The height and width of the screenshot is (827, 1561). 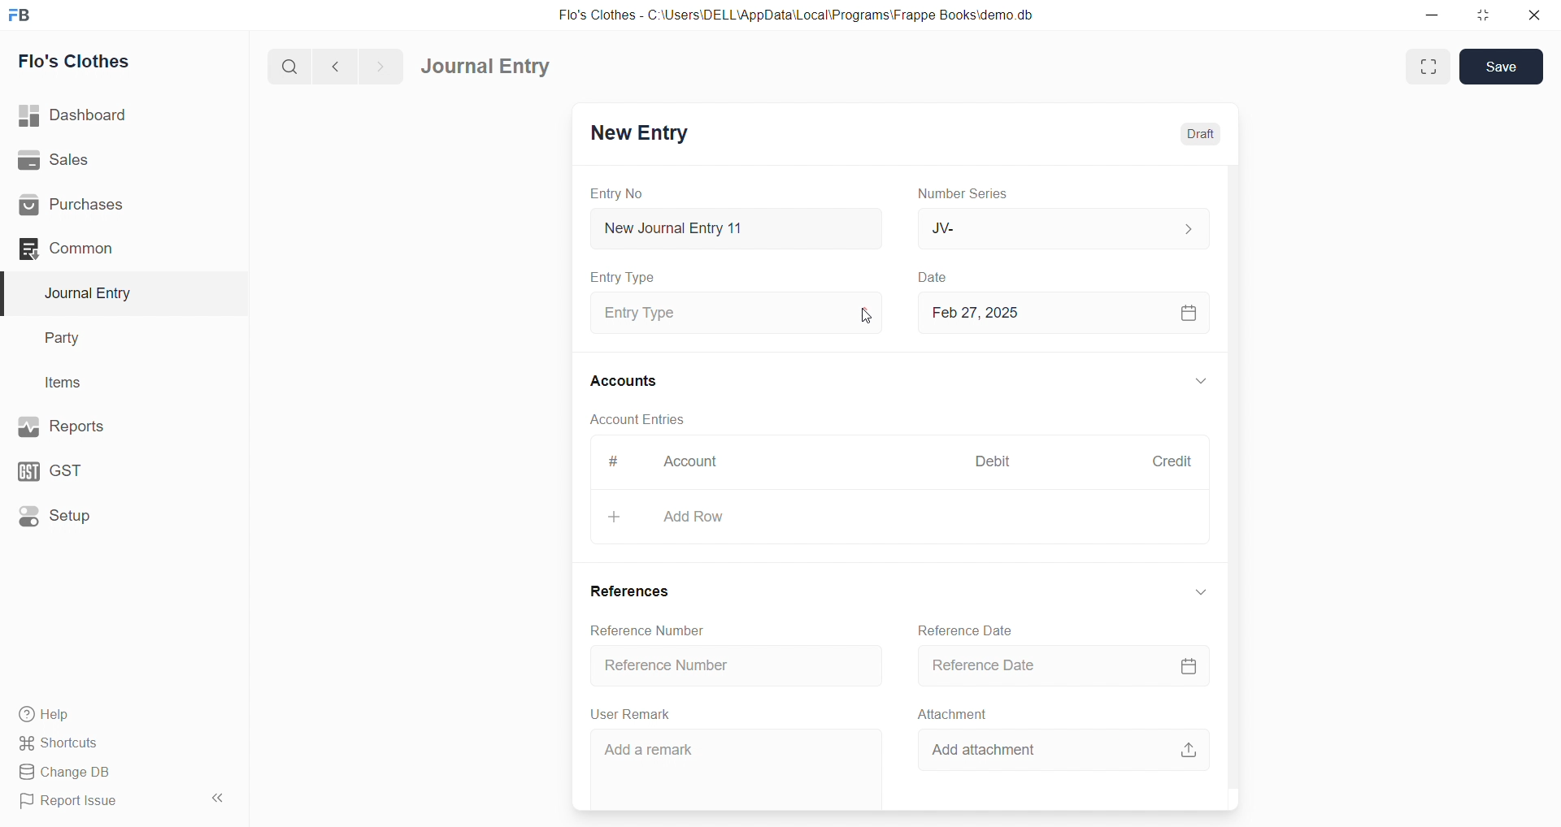 What do you see at coordinates (1502, 67) in the screenshot?
I see `Save` at bounding box center [1502, 67].